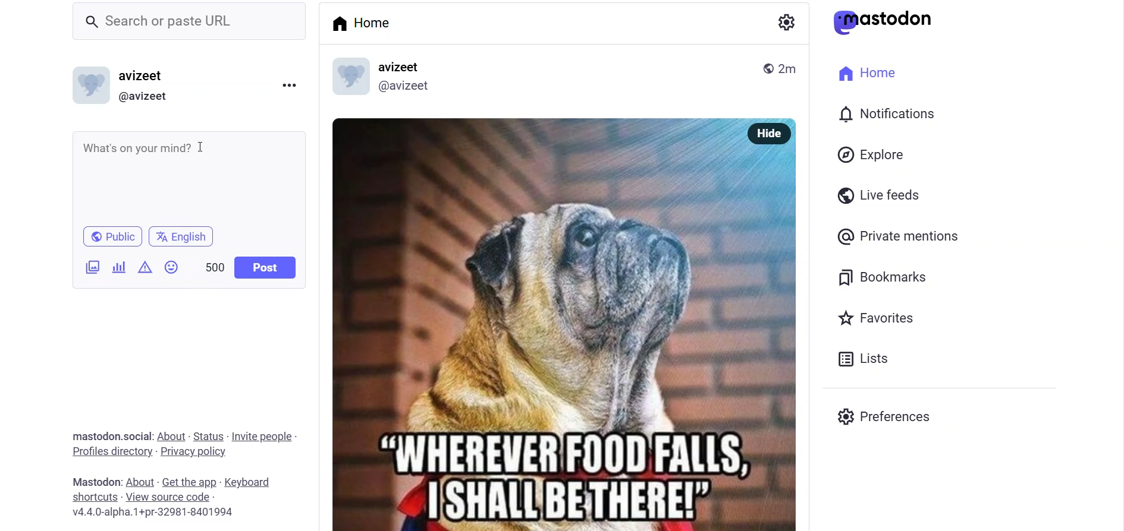 This screenshot has height=531, width=1124. I want to click on display picture, so click(354, 74).